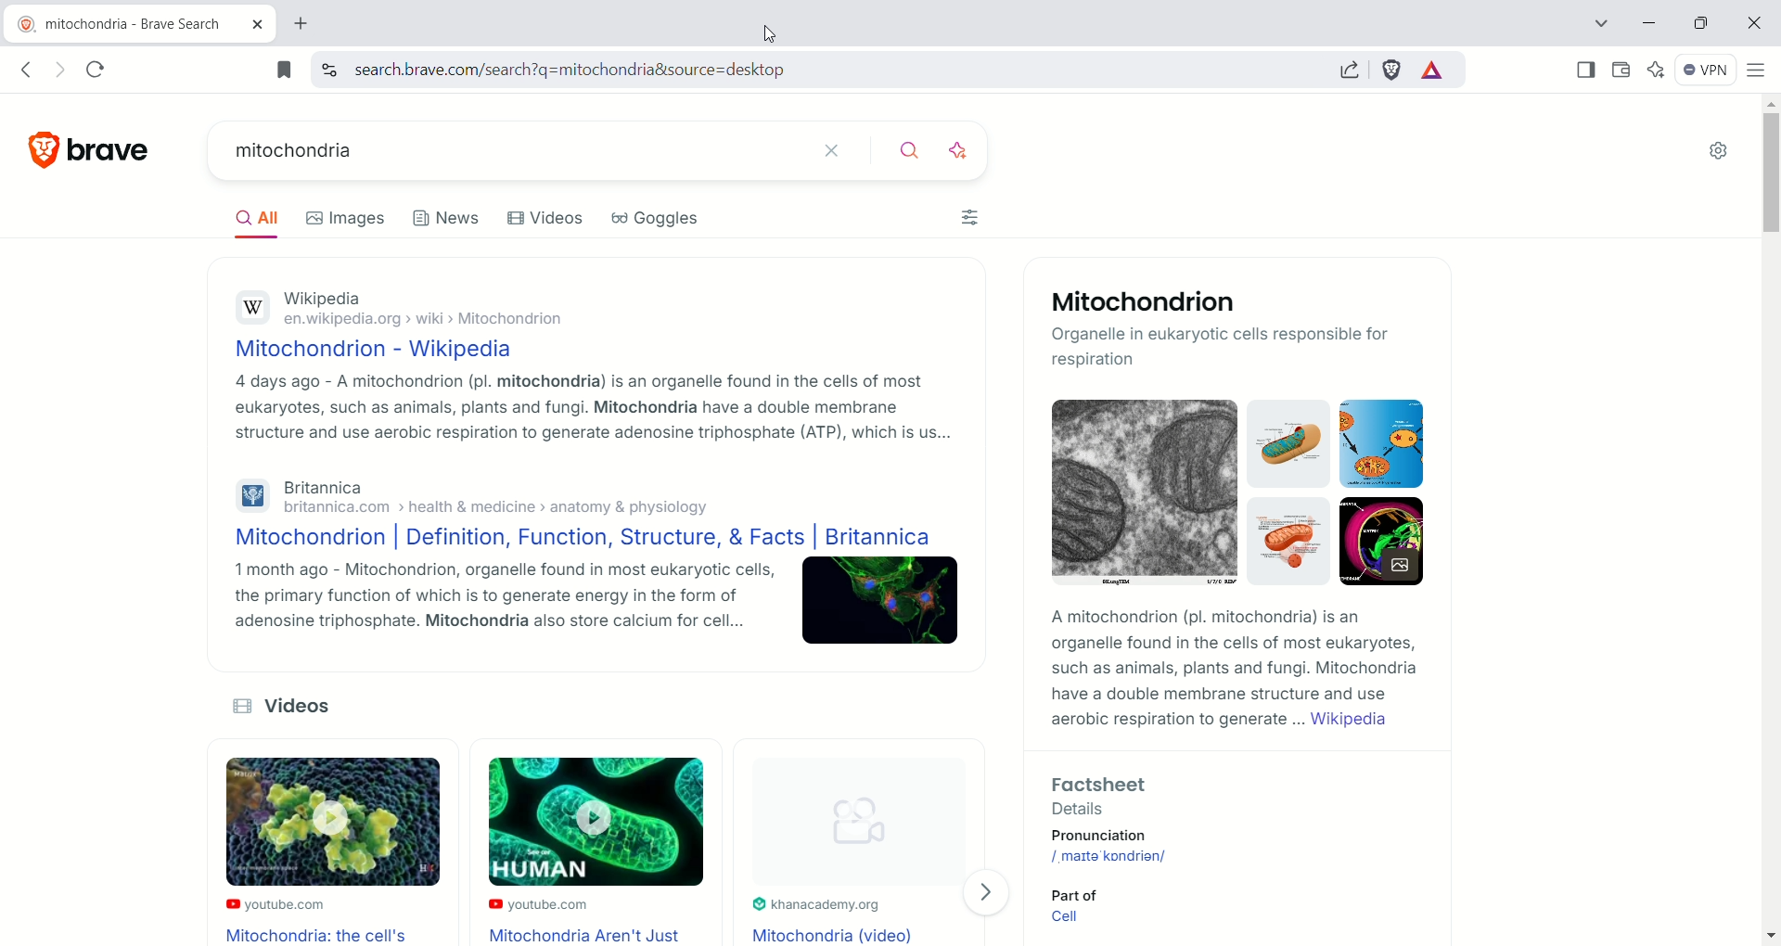  I want to click on Mitochondria (Video), so click(837, 934).